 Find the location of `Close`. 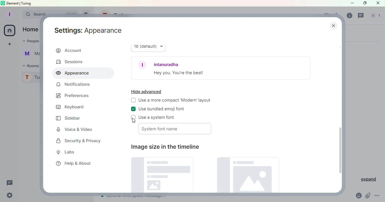

Close is located at coordinates (331, 25).